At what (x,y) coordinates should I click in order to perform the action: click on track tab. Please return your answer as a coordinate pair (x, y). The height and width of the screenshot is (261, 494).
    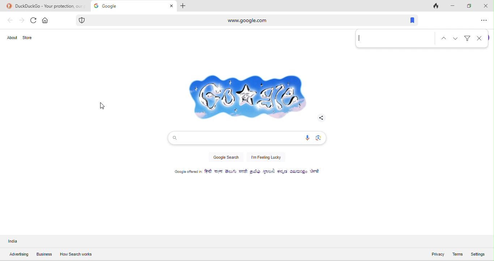
    Looking at the image, I should click on (436, 7).